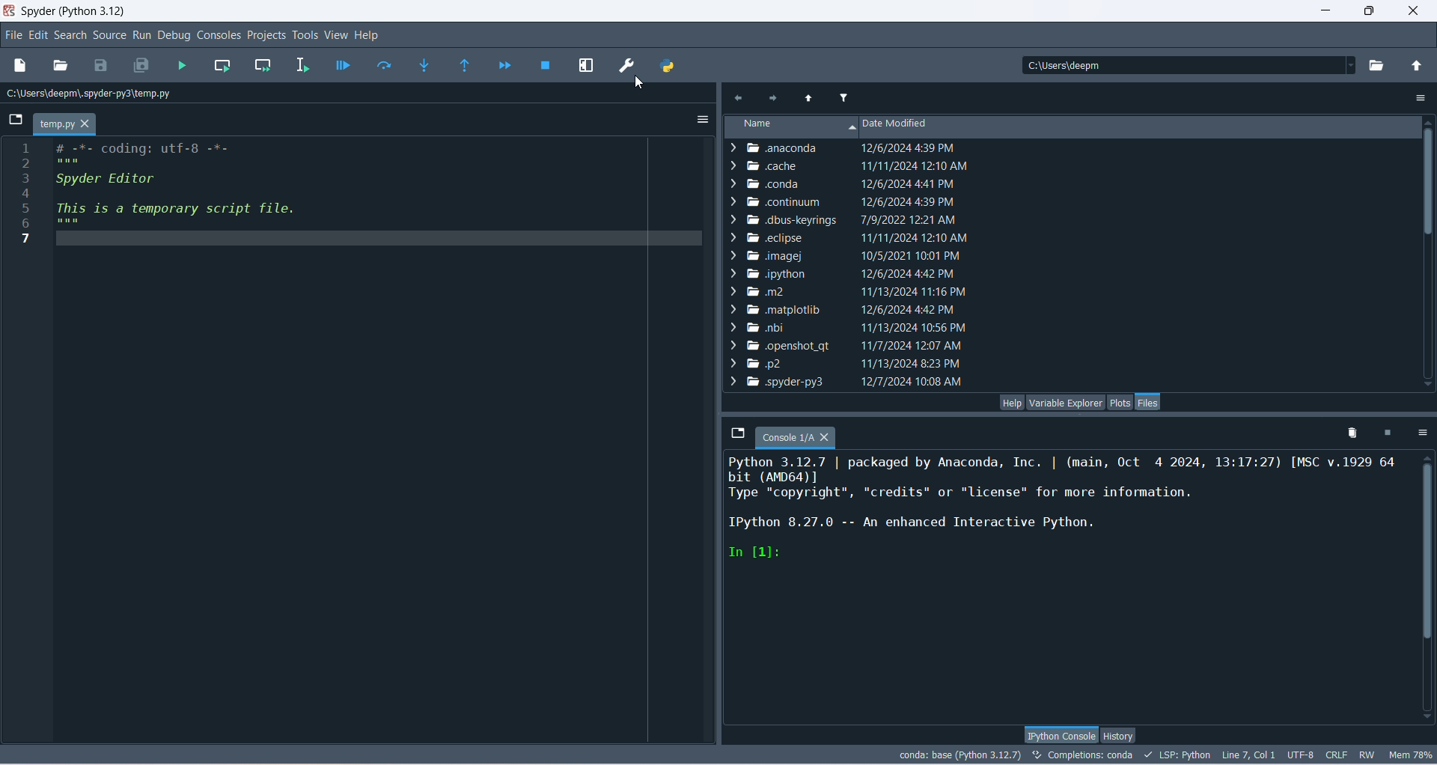 Image resolution: width=1437 pixels, height=765 pixels. What do you see at coordinates (1409, 754) in the screenshot?
I see `Mem` at bounding box center [1409, 754].